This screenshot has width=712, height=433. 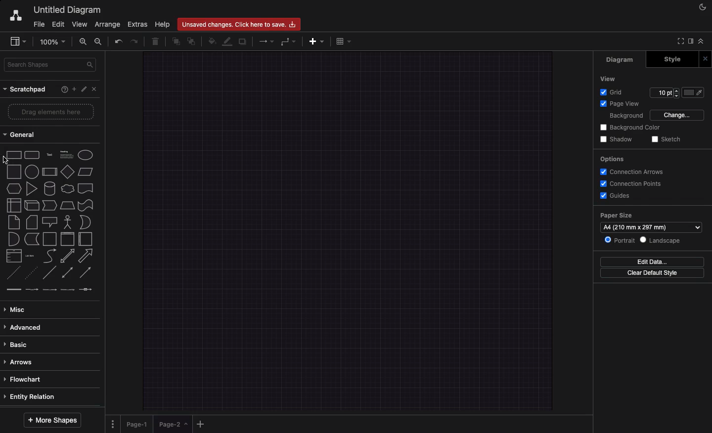 What do you see at coordinates (213, 40) in the screenshot?
I see `Fill color` at bounding box center [213, 40].